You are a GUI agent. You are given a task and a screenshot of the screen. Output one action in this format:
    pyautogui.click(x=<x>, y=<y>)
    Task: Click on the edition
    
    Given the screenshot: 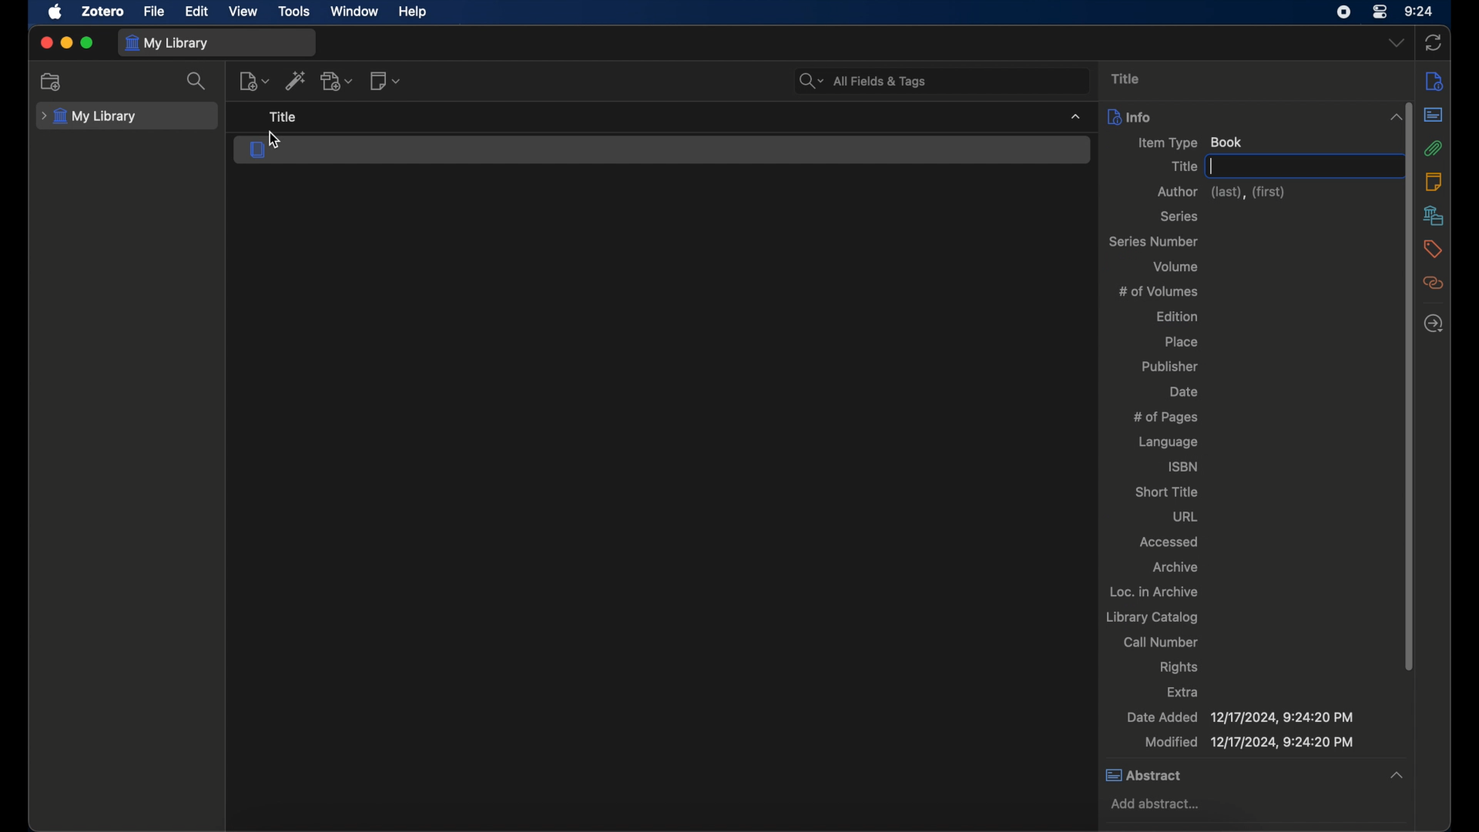 What is the action you would take?
    pyautogui.click(x=1178, y=317)
    